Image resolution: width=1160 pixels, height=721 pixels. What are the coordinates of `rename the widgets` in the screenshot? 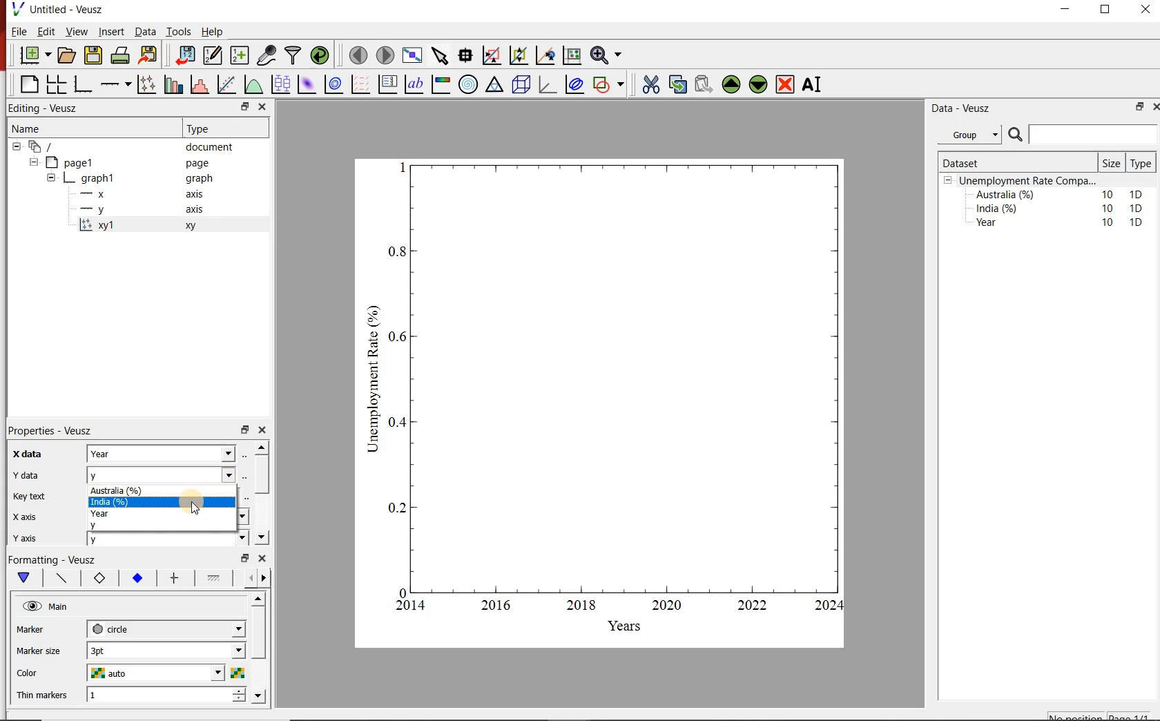 It's located at (815, 84).